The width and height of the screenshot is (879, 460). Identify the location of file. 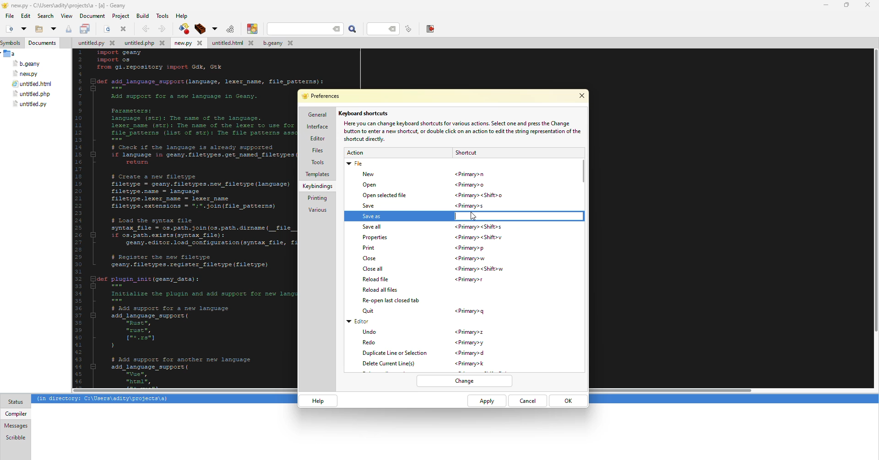
(27, 64).